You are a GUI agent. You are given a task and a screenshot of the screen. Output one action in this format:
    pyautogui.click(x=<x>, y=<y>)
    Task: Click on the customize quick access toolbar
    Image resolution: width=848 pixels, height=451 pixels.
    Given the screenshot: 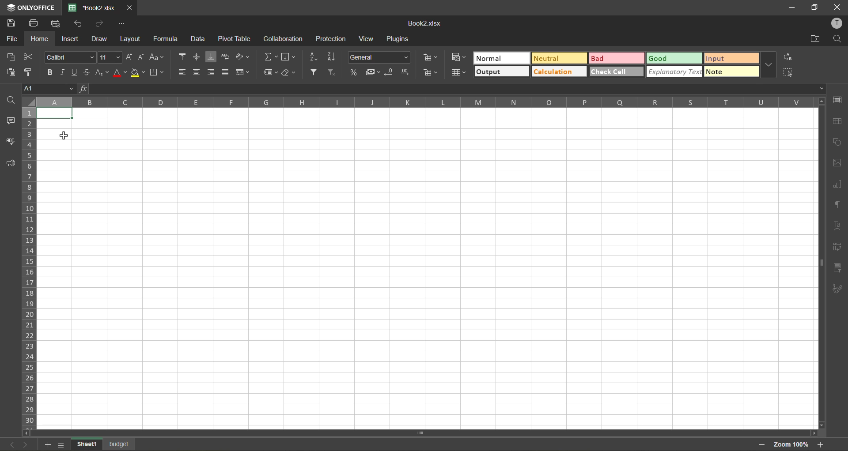 What is the action you would take?
    pyautogui.click(x=124, y=23)
    